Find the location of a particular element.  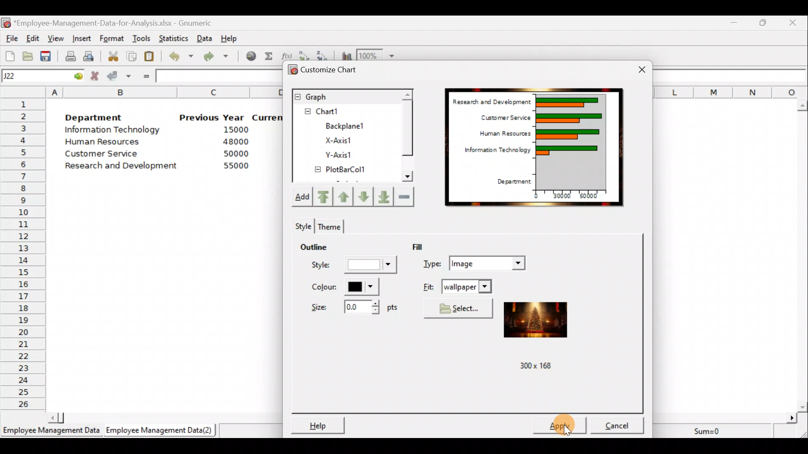

Customize chart is located at coordinates (328, 69).